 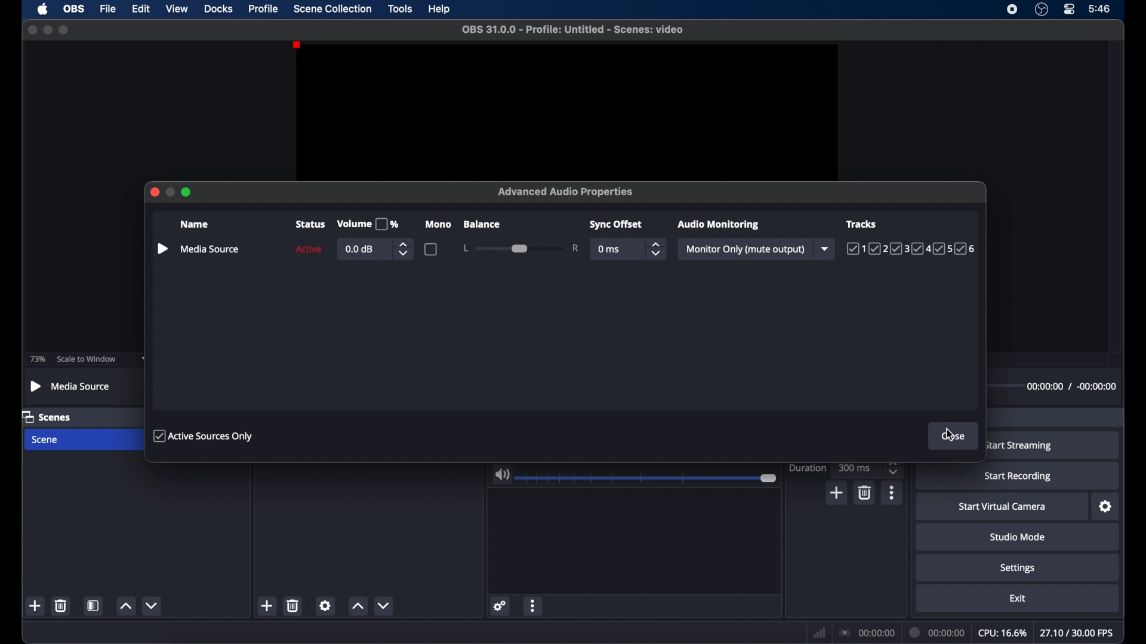 I want to click on 0.0 db, so click(x=361, y=249).